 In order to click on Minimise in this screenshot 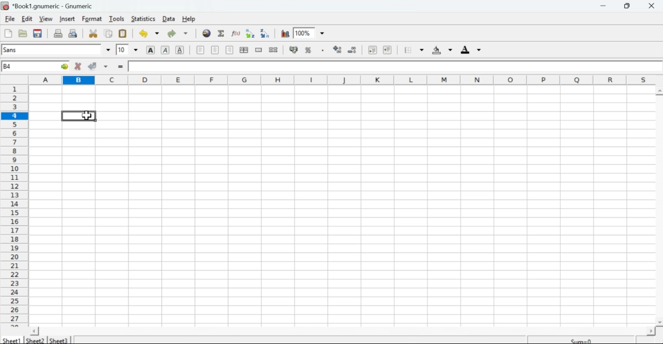, I will do `click(603, 6)`.